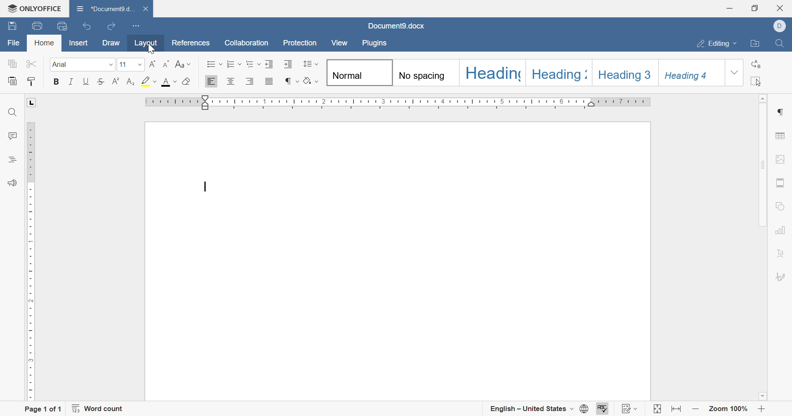 This screenshot has width=792, height=416. I want to click on font color, so click(169, 81).